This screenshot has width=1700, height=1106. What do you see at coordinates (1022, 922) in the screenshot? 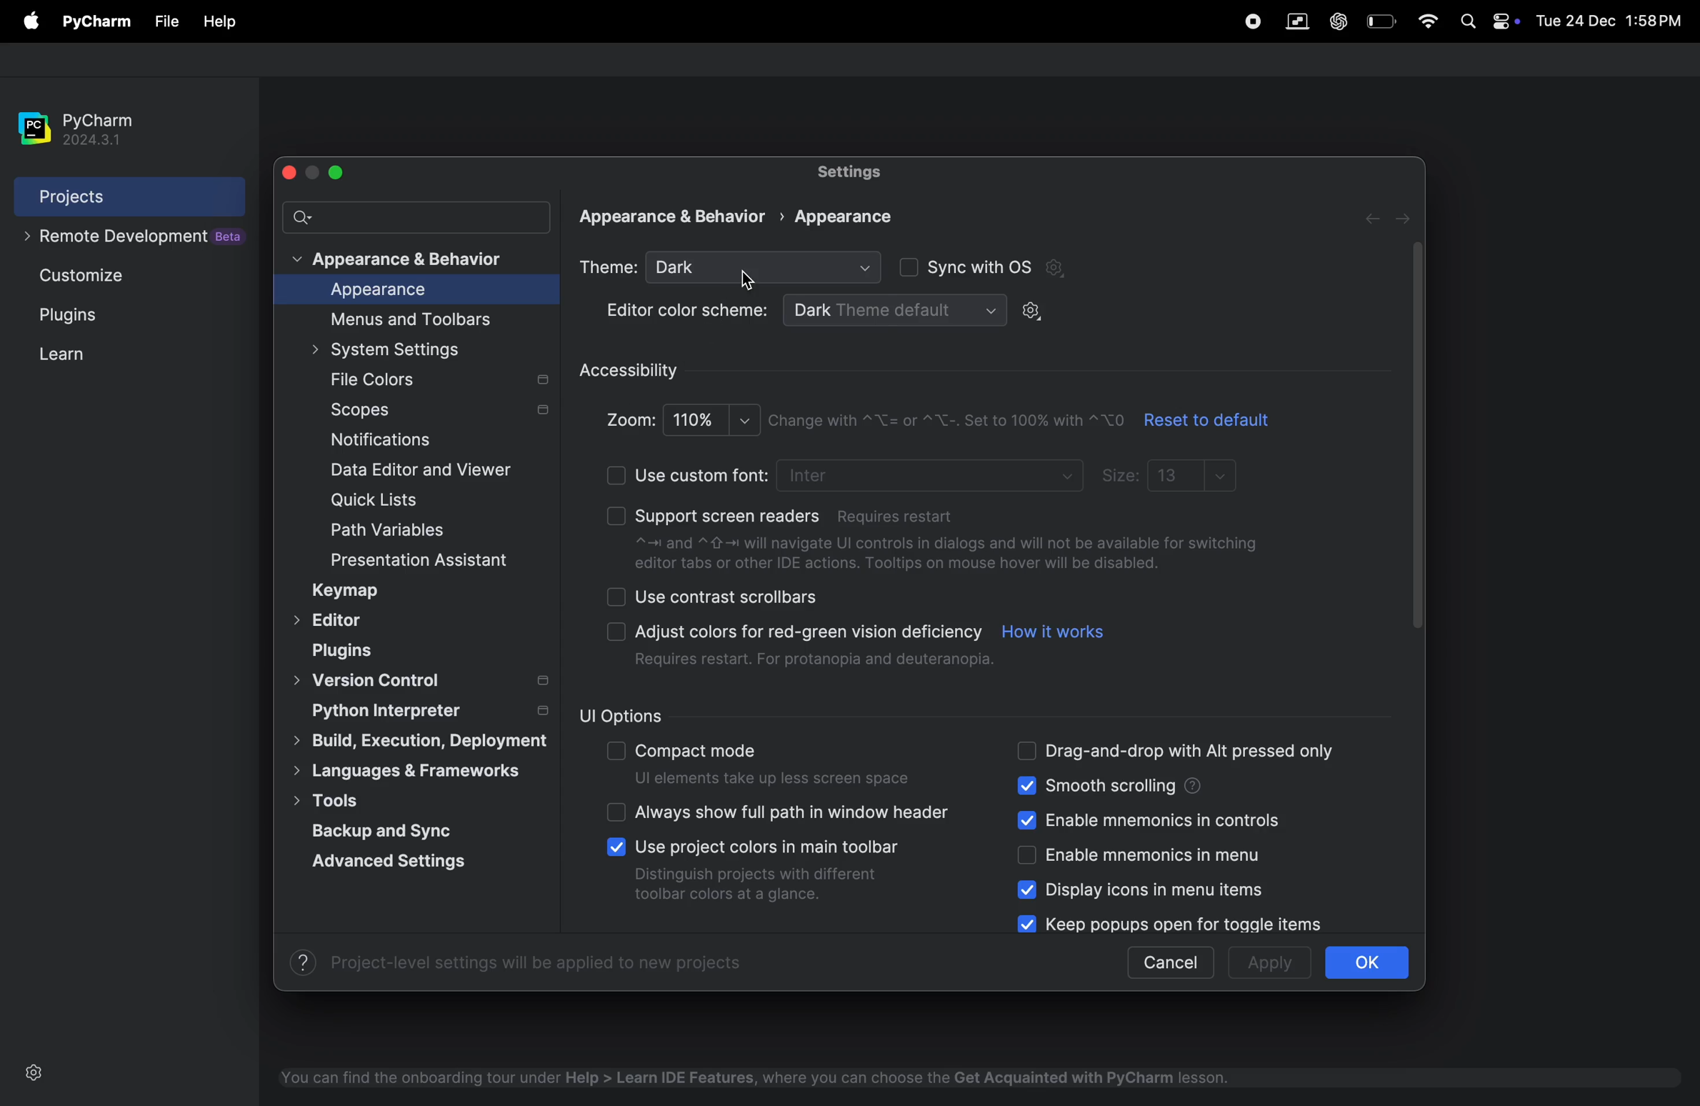
I see `check boxes` at bounding box center [1022, 922].